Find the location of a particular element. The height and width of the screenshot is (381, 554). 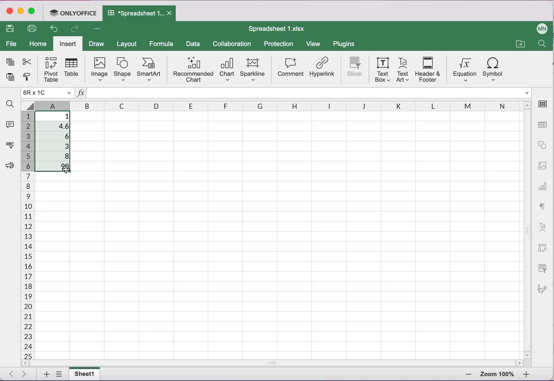

recommended chart is located at coordinates (192, 70).